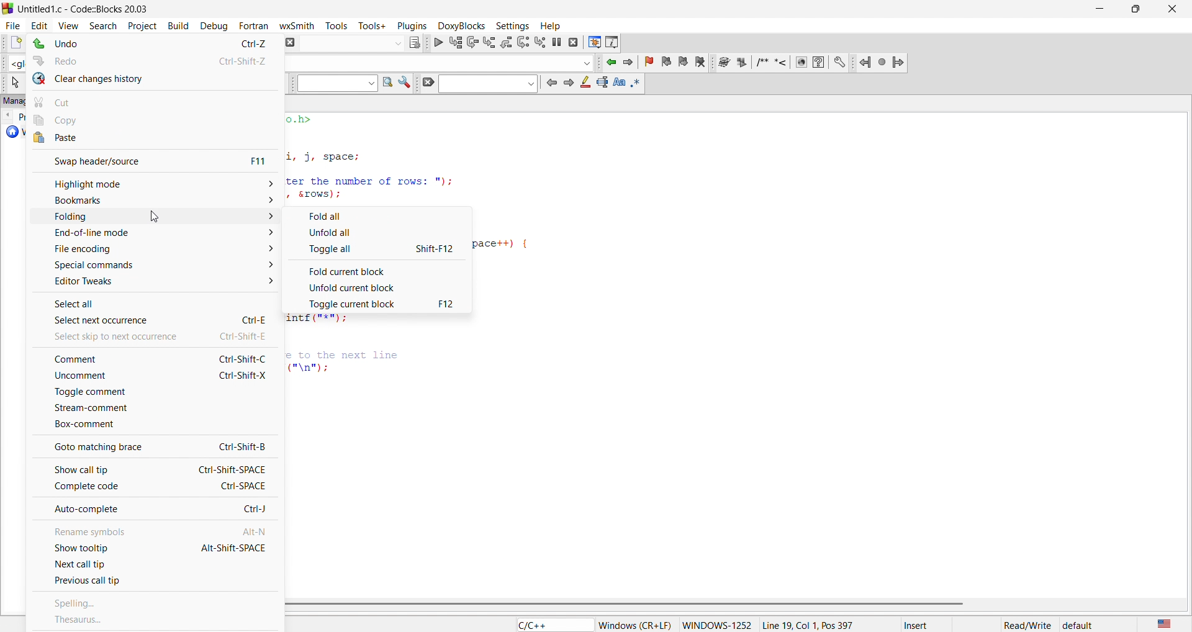 The image size is (1192, 632). I want to click on goto matching brace, so click(152, 446).